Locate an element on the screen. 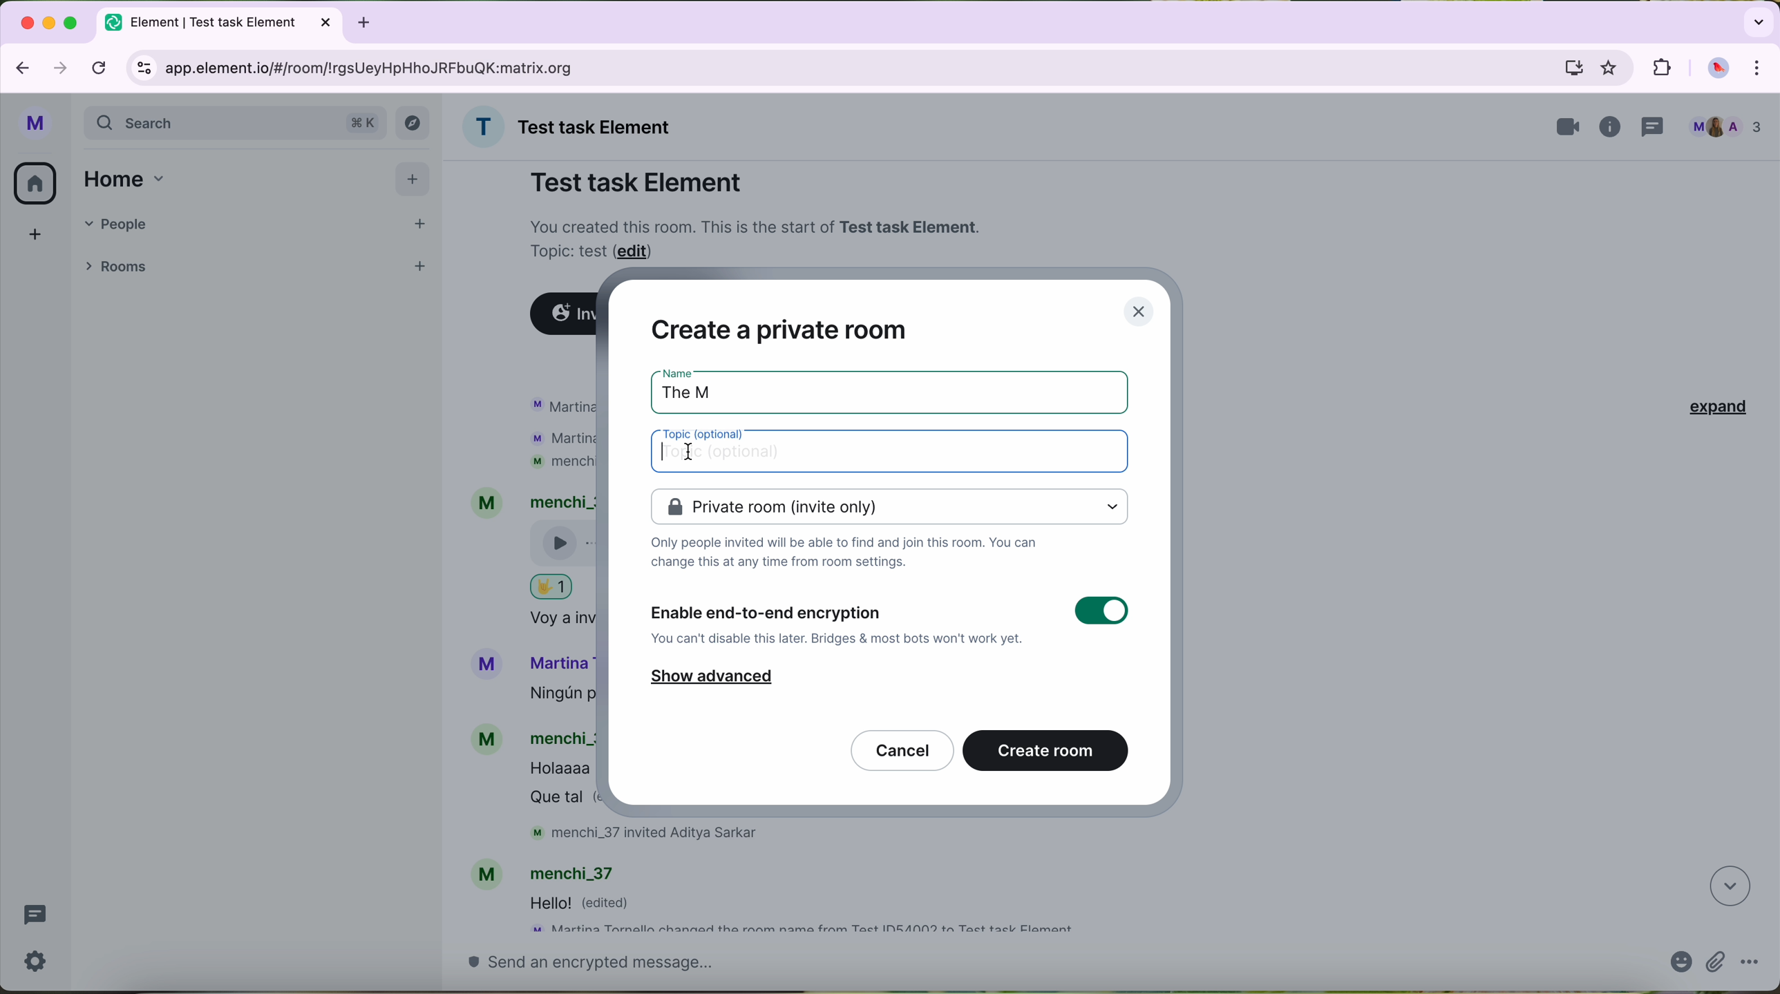 Image resolution: width=1780 pixels, height=994 pixels. search tabs is located at coordinates (1757, 21).